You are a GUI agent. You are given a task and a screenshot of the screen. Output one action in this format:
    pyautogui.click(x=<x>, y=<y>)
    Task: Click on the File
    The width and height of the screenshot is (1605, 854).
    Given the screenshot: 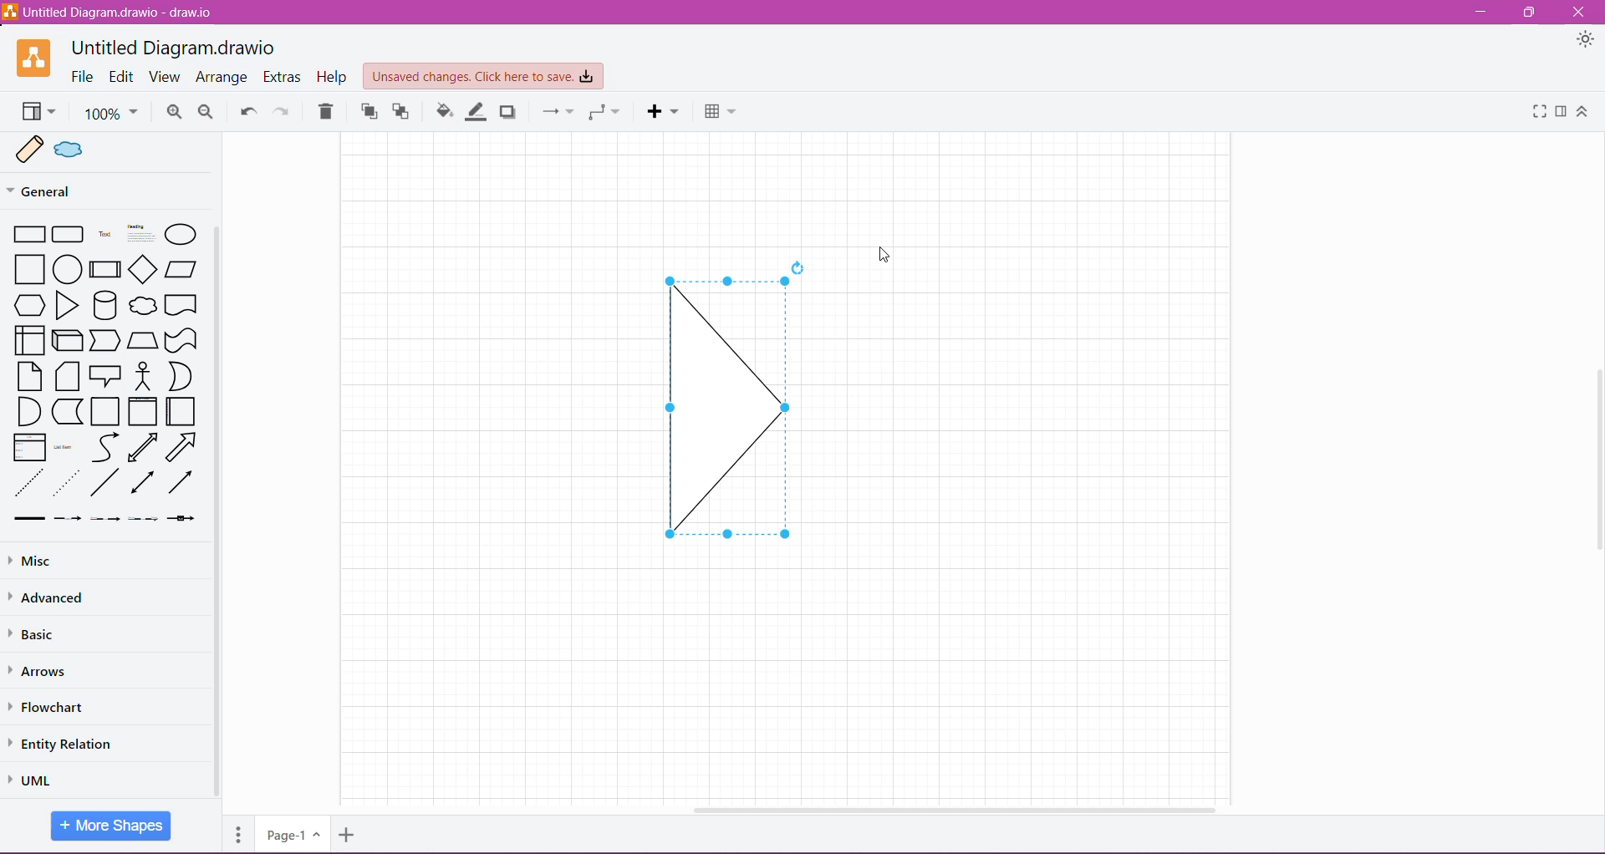 What is the action you would take?
    pyautogui.click(x=82, y=76)
    